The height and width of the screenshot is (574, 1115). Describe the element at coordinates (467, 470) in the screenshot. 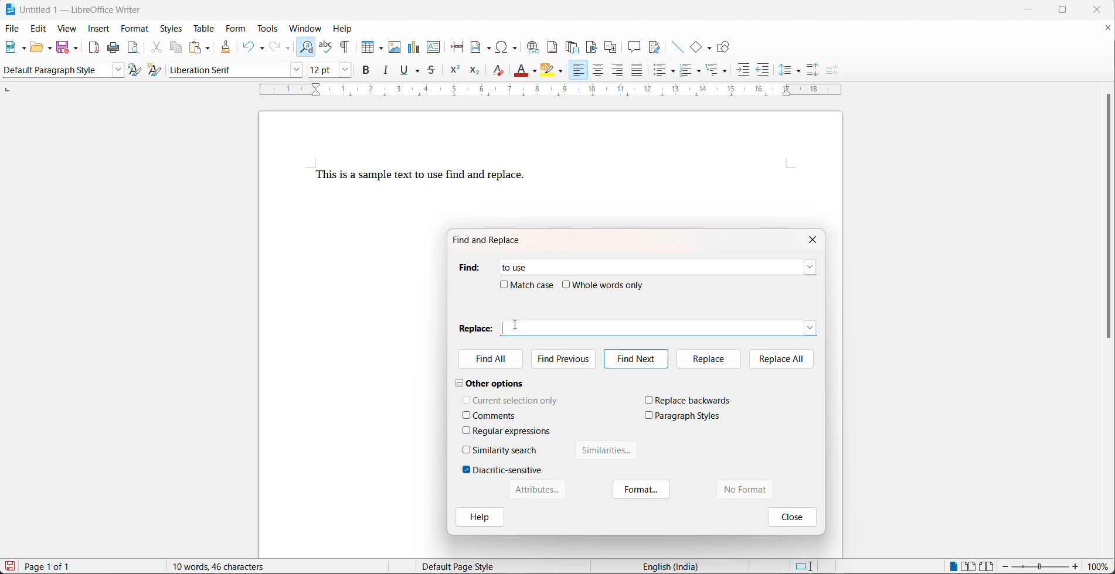

I see `checkbox` at that location.